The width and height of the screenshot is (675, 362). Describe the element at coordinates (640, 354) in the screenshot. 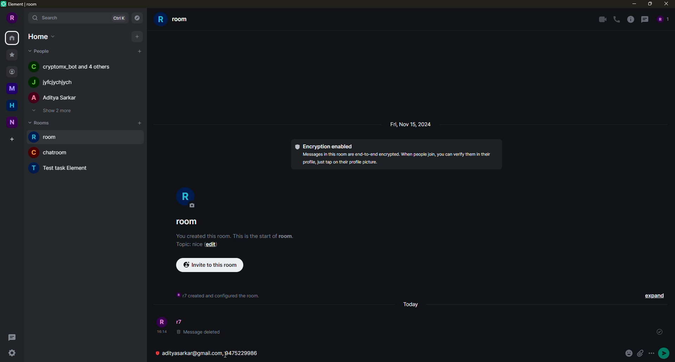

I see `attach` at that location.